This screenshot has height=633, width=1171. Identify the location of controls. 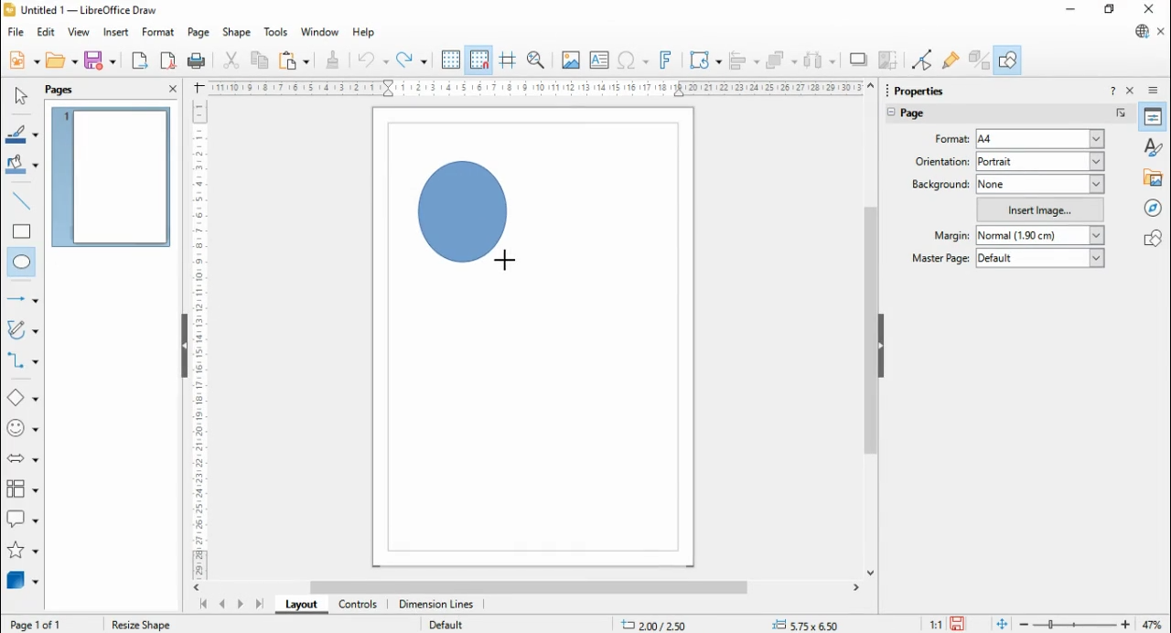
(357, 605).